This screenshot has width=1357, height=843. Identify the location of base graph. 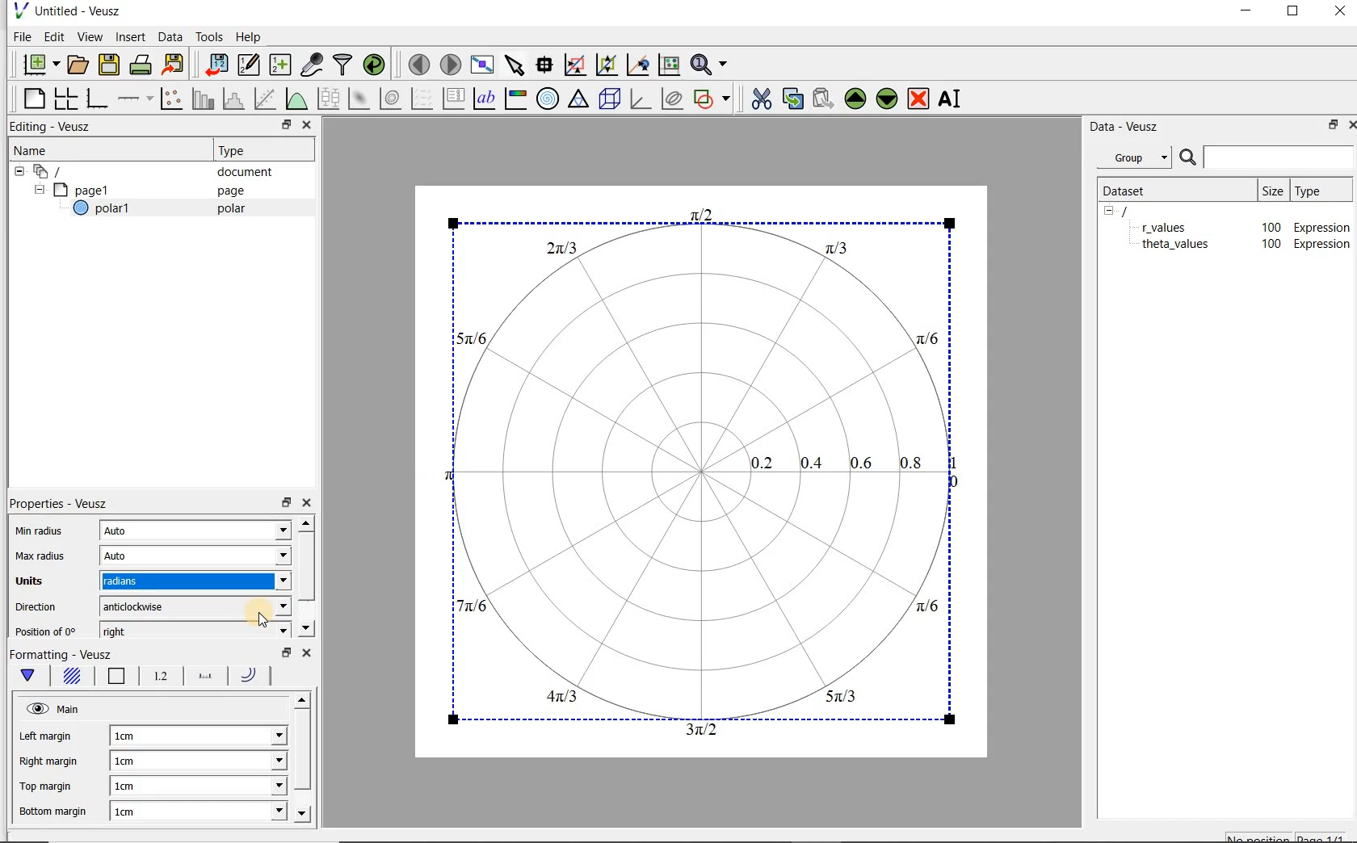
(96, 99).